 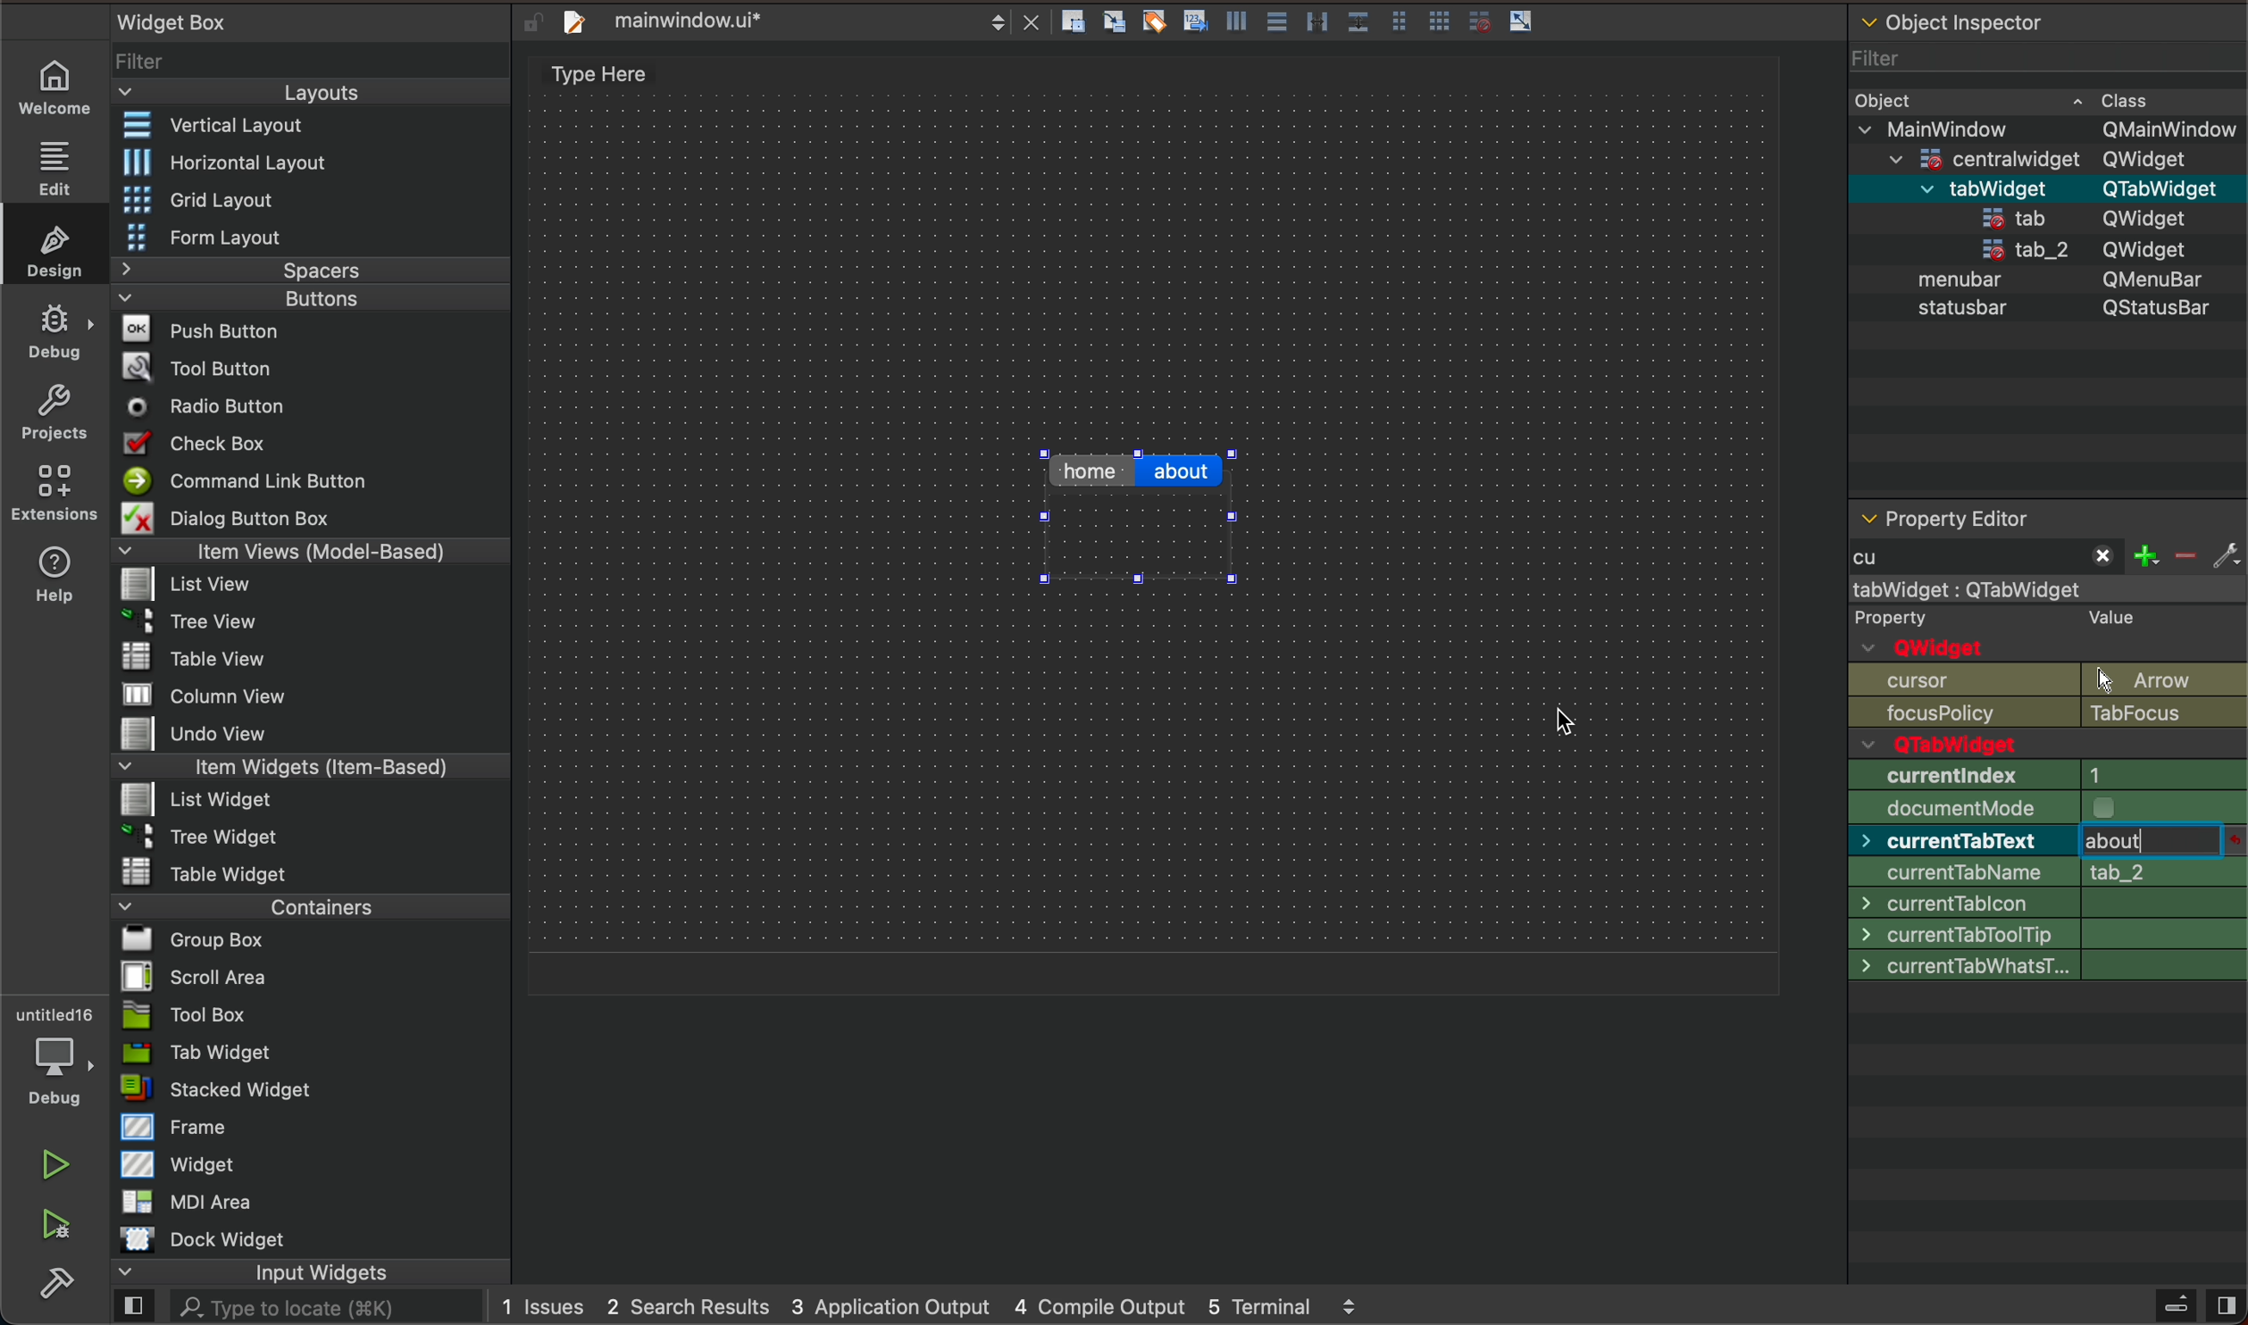 What do you see at coordinates (193, 619) in the screenshot?
I see ` Tree View` at bounding box center [193, 619].